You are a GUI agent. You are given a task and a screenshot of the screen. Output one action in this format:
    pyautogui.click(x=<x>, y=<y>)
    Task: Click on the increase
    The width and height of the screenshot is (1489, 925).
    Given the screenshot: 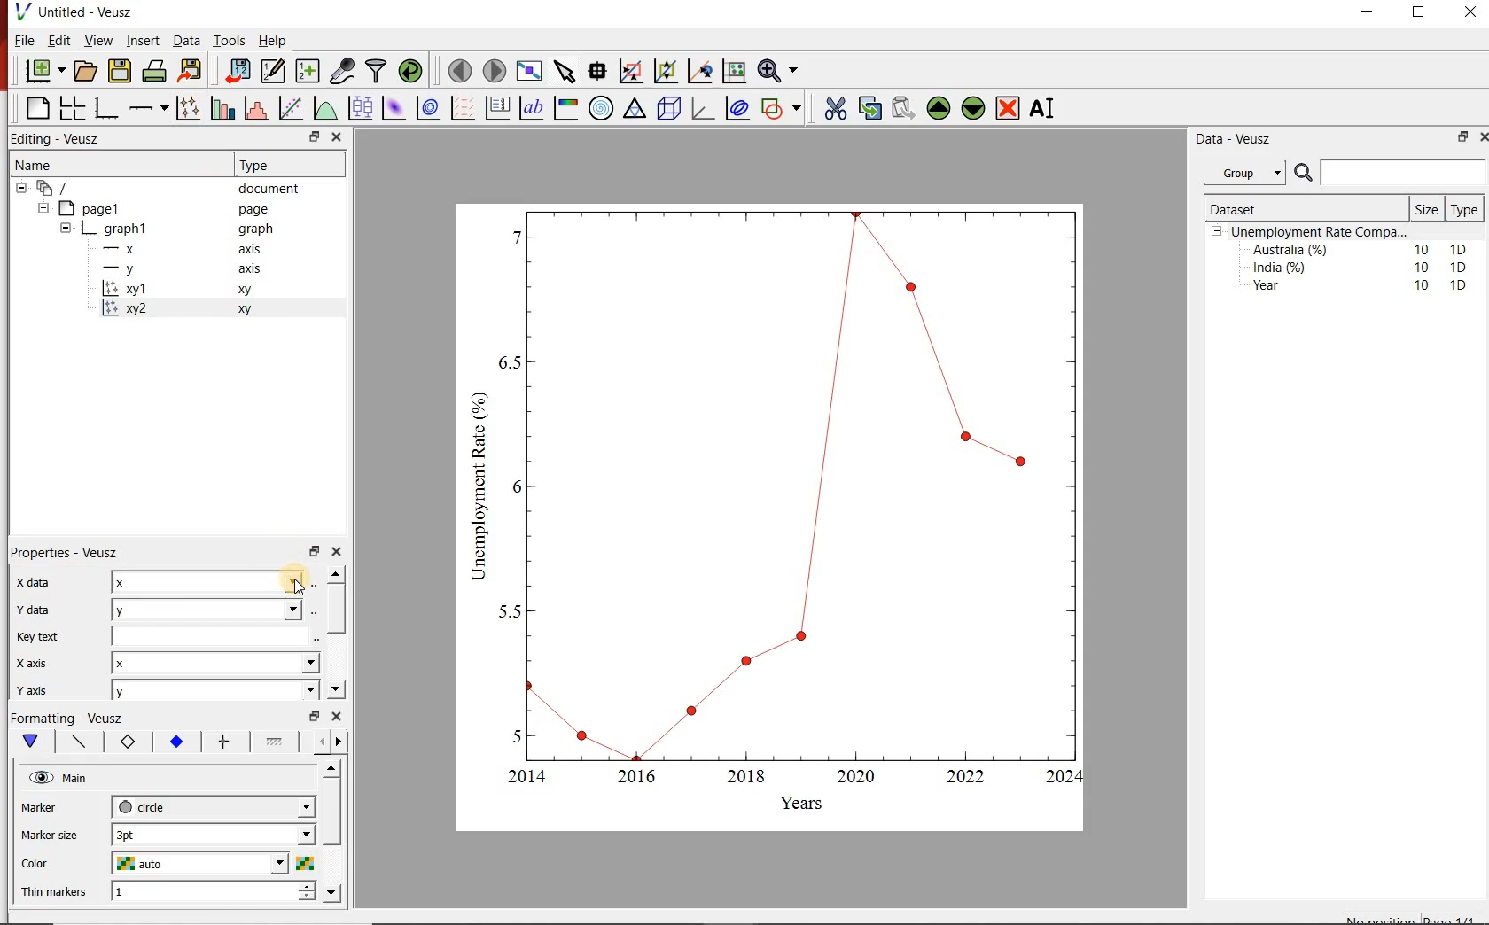 What is the action you would take?
    pyautogui.click(x=309, y=885)
    